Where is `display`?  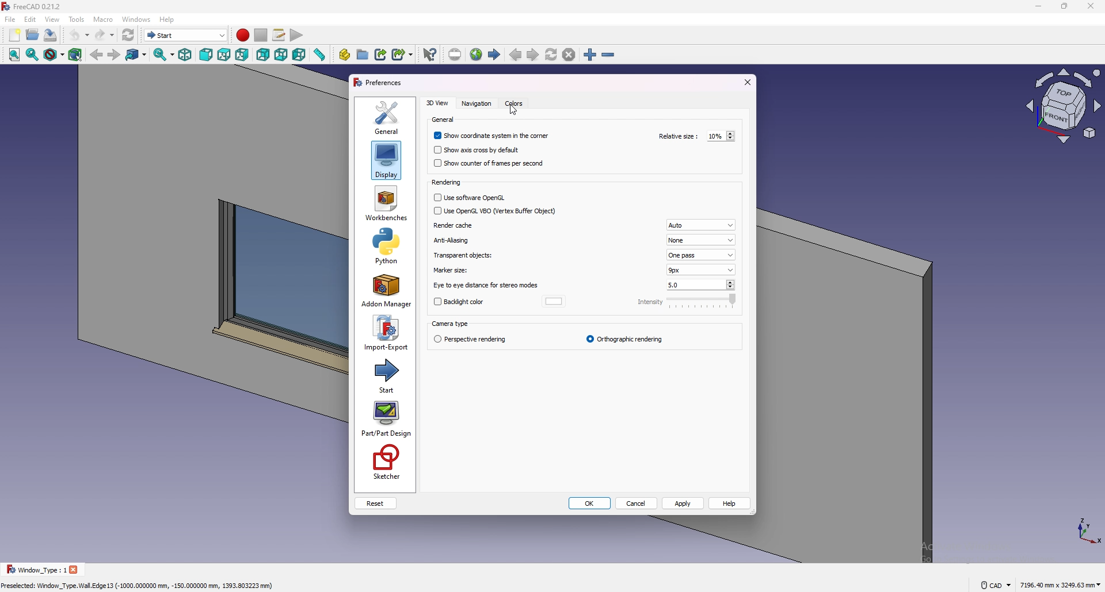 display is located at coordinates (386, 160).